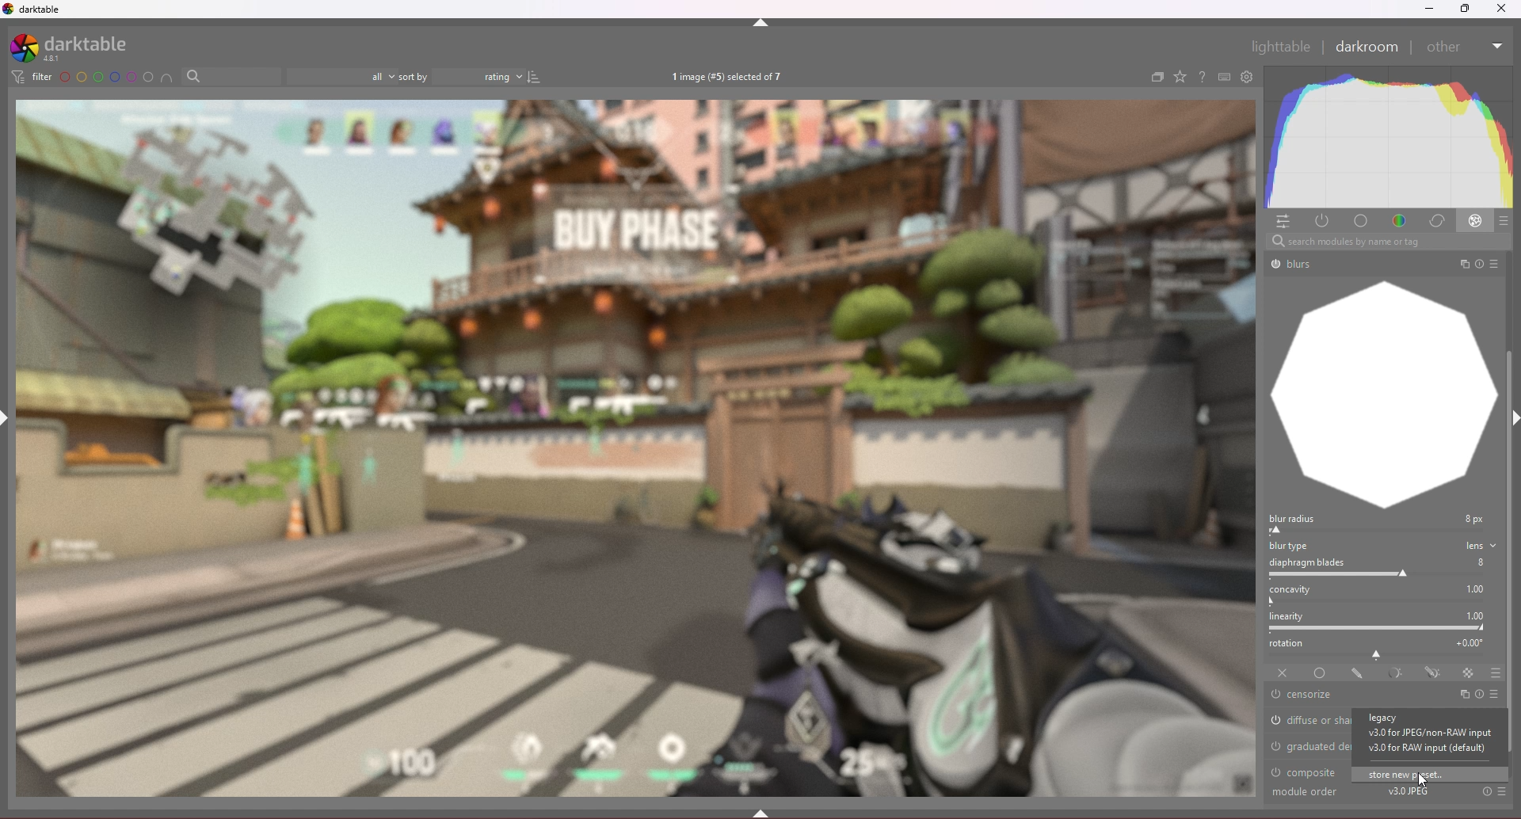 Image resolution: width=1521 pixels, height=819 pixels. Describe the element at coordinates (1405, 718) in the screenshot. I see `legacy` at that location.